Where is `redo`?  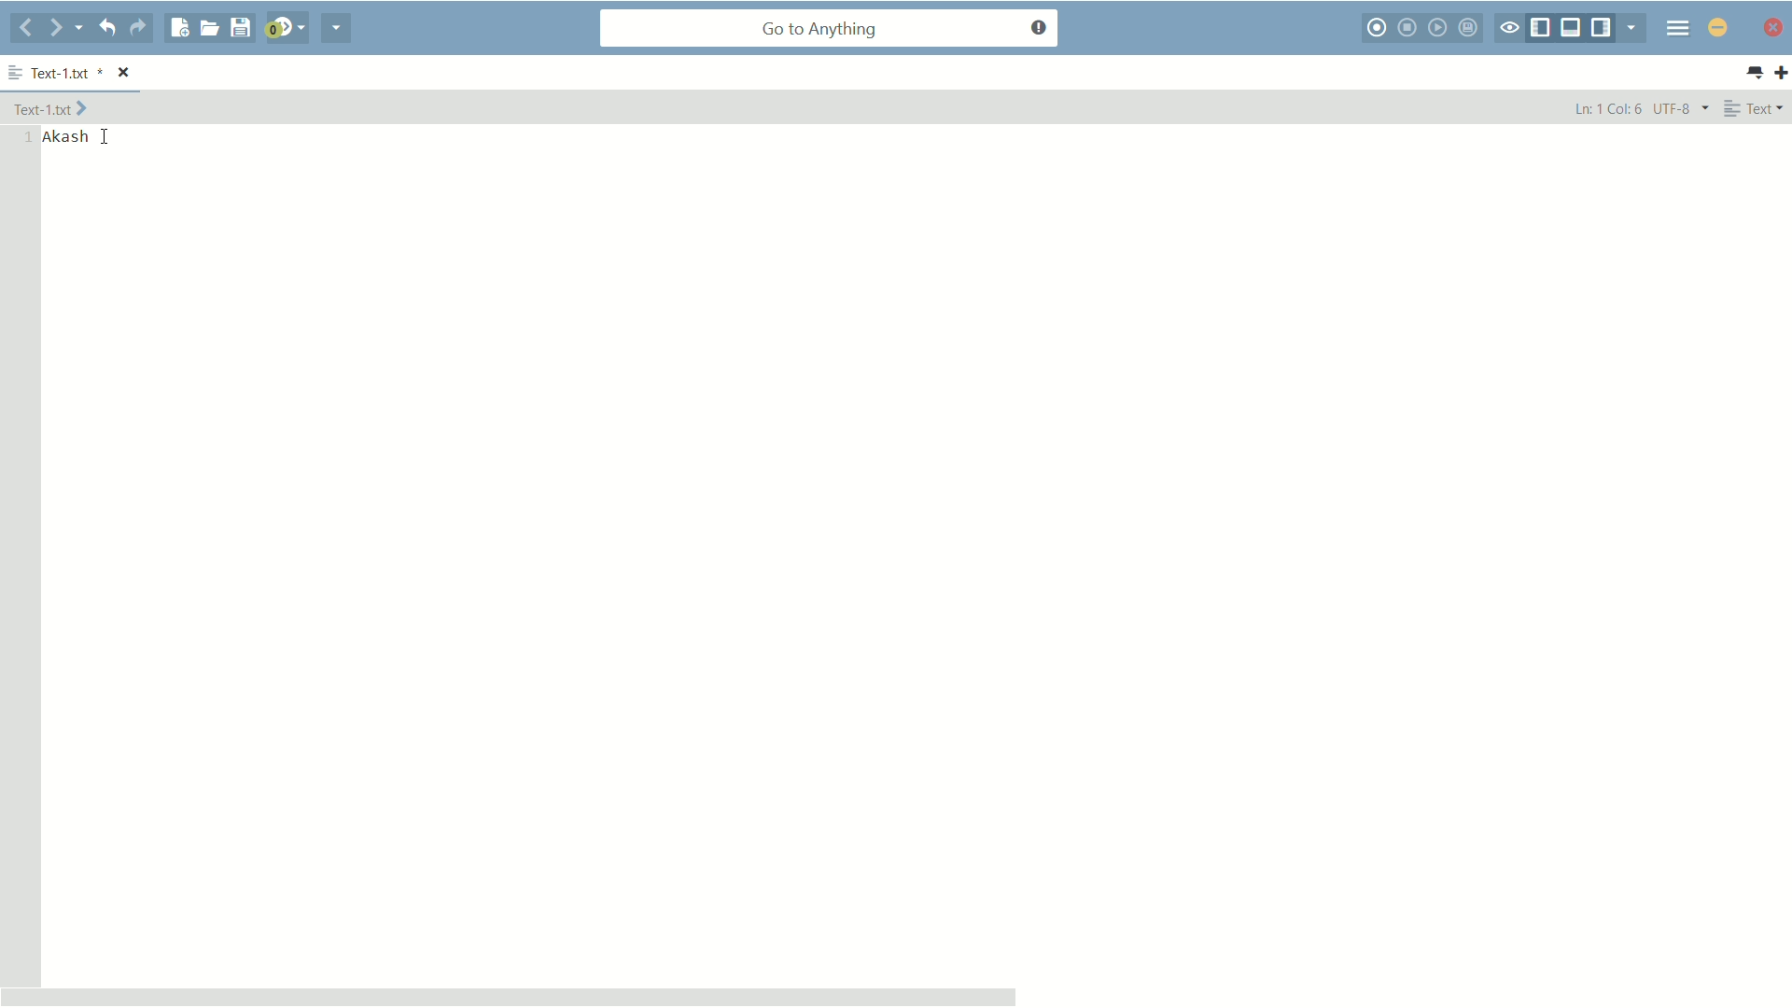 redo is located at coordinates (138, 28).